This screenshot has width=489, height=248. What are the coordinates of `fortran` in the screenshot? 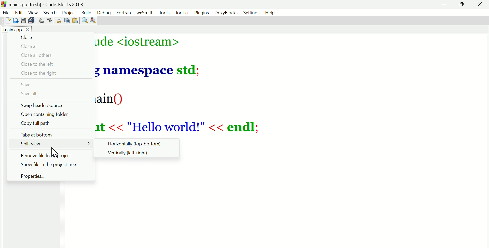 It's located at (124, 13).